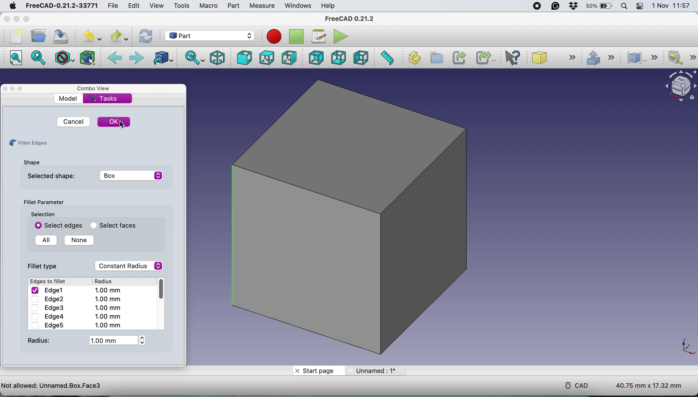 This screenshot has width=698, height=397. What do you see at coordinates (339, 57) in the screenshot?
I see `bottom` at bounding box center [339, 57].